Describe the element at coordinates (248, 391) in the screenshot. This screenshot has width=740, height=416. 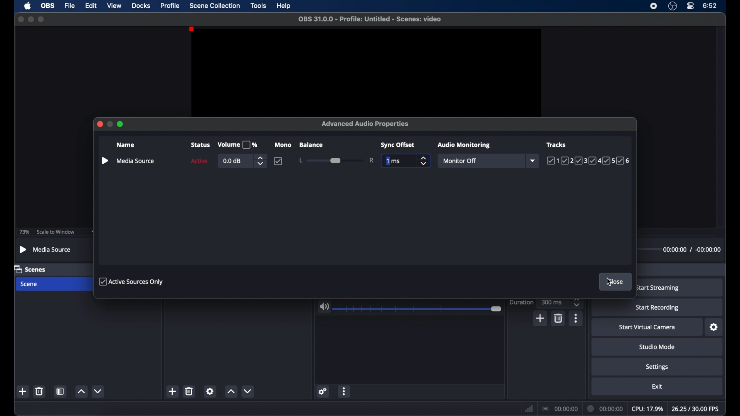
I see `decrement` at that location.